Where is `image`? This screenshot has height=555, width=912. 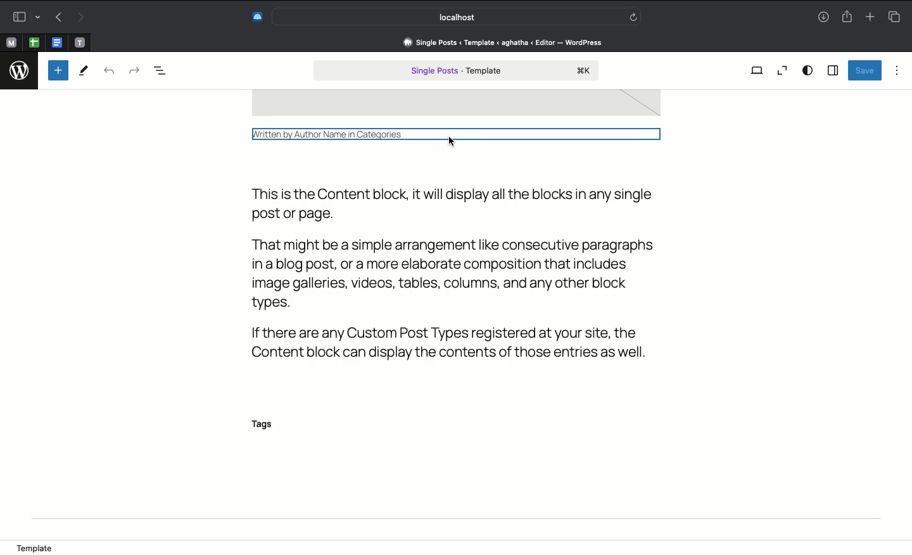
image is located at coordinates (455, 105).